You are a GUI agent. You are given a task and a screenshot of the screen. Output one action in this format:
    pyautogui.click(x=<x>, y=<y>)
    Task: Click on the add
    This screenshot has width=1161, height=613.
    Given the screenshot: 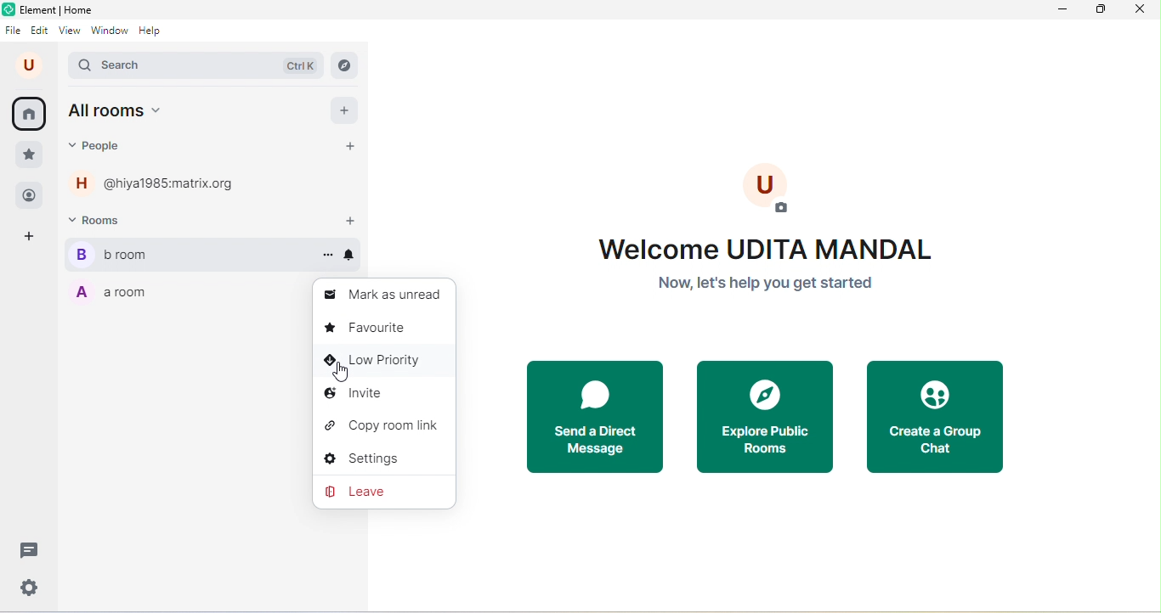 What is the action you would take?
    pyautogui.click(x=345, y=110)
    